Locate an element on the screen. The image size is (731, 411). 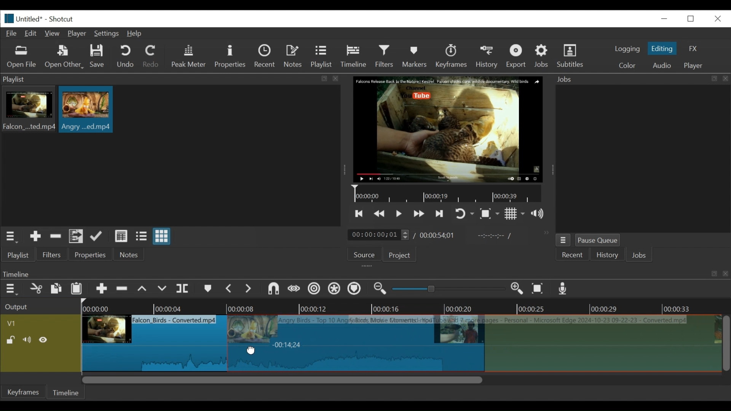
copy is located at coordinates (57, 290).